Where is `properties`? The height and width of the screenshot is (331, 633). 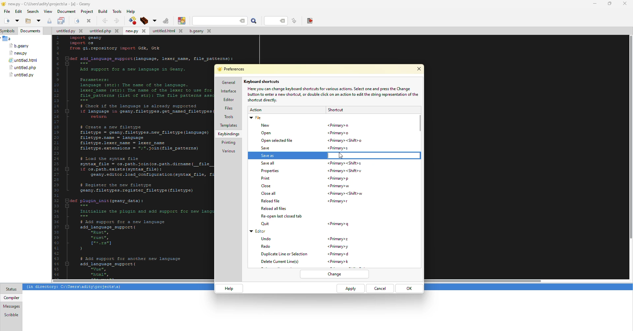 properties is located at coordinates (270, 171).